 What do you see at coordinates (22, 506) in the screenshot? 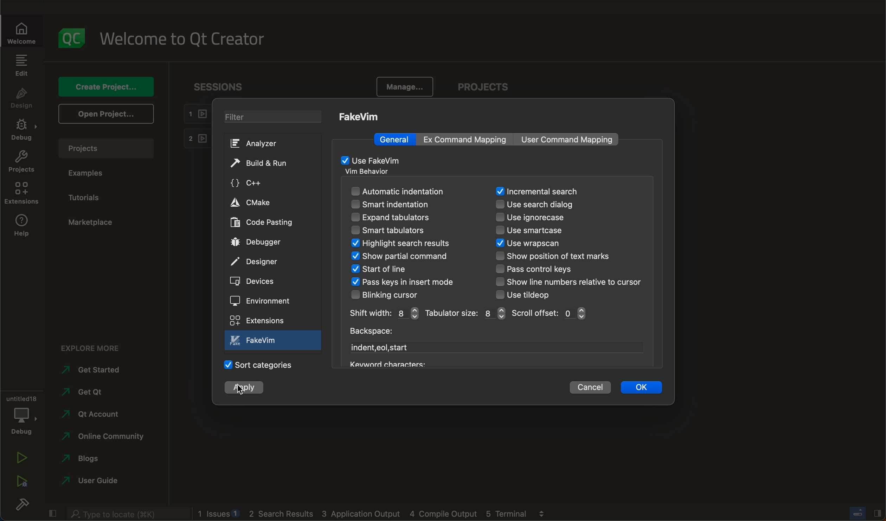
I see `build` at bounding box center [22, 506].